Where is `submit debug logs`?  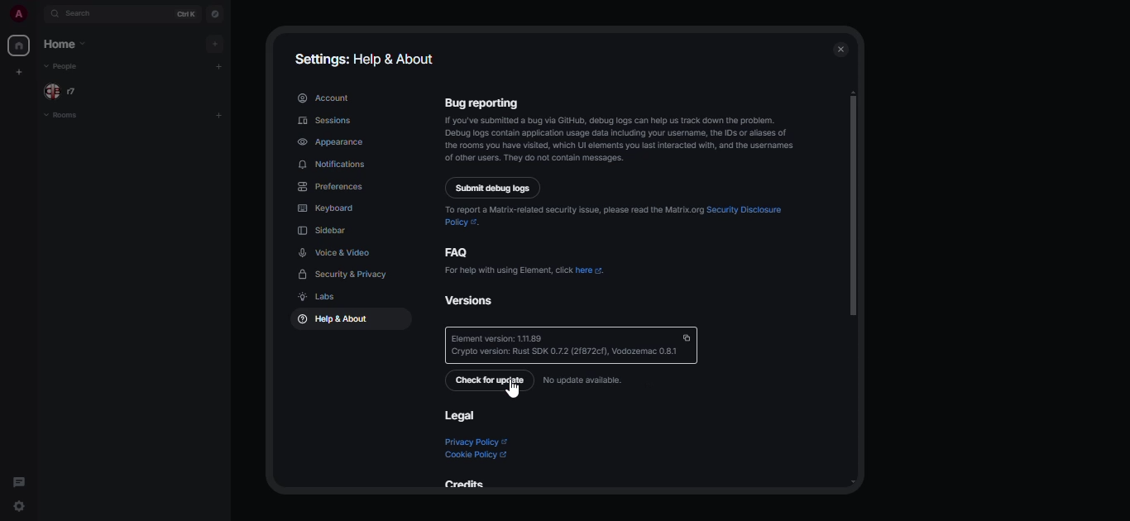 submit debug logs is located at coordinates (494, 188).